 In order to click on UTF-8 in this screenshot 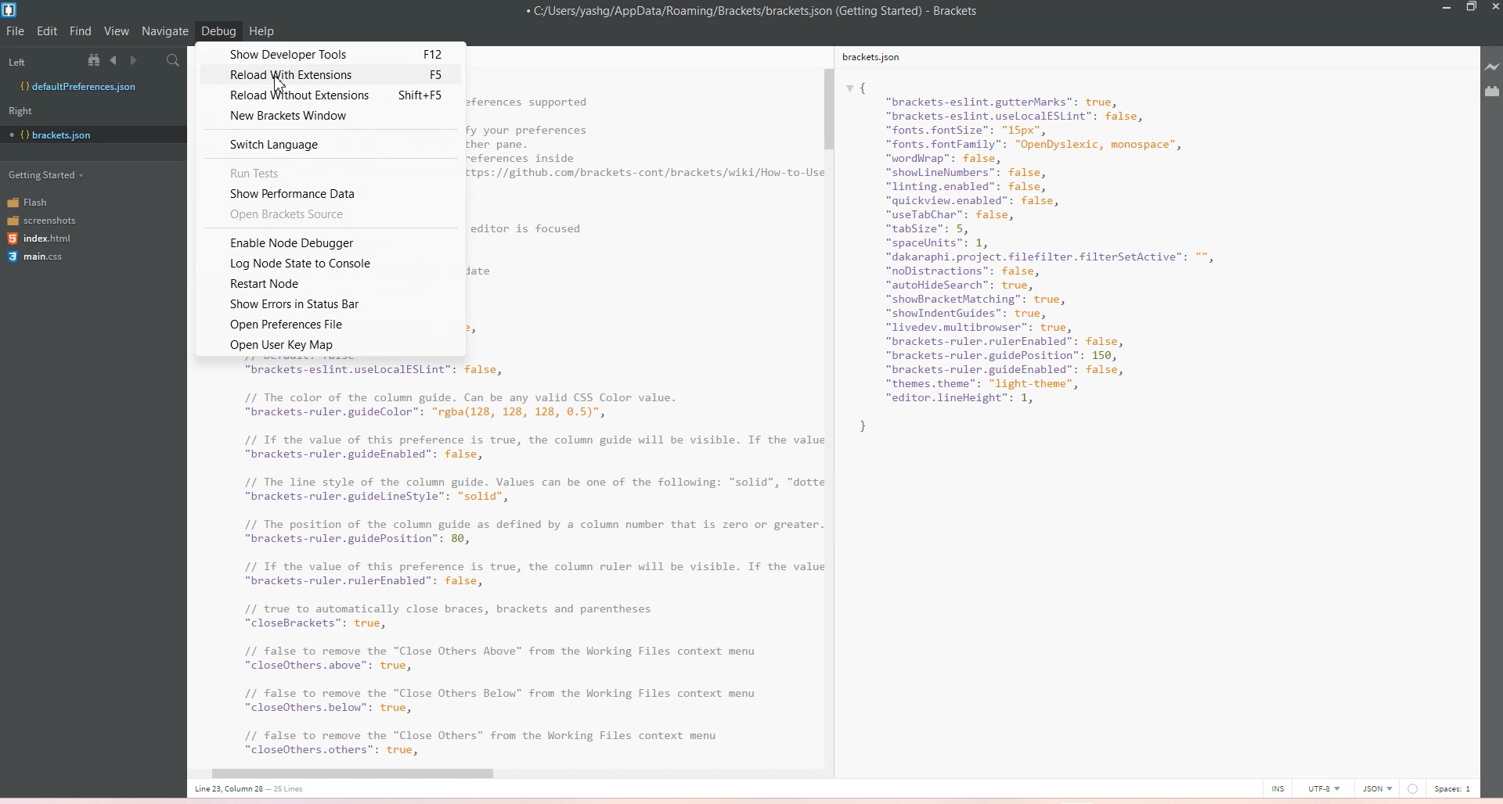, I will do `click(1323, 788)`.